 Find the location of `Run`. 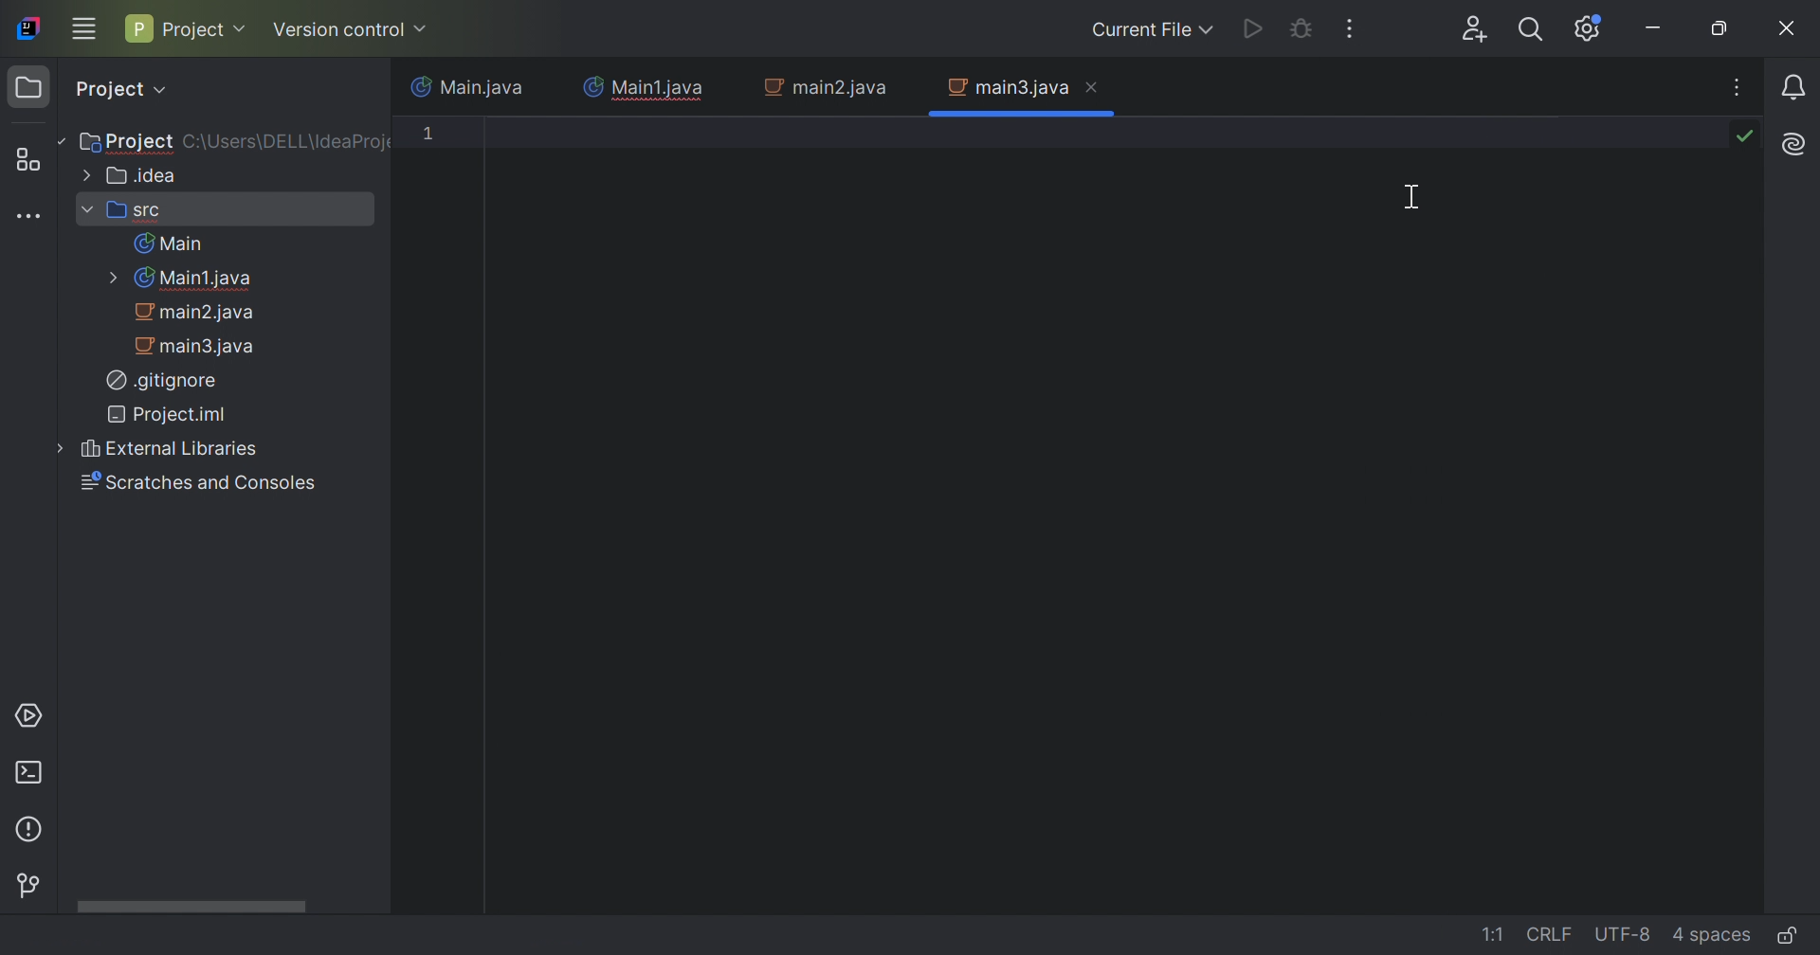

Run is located at coordinates (1252, 29).